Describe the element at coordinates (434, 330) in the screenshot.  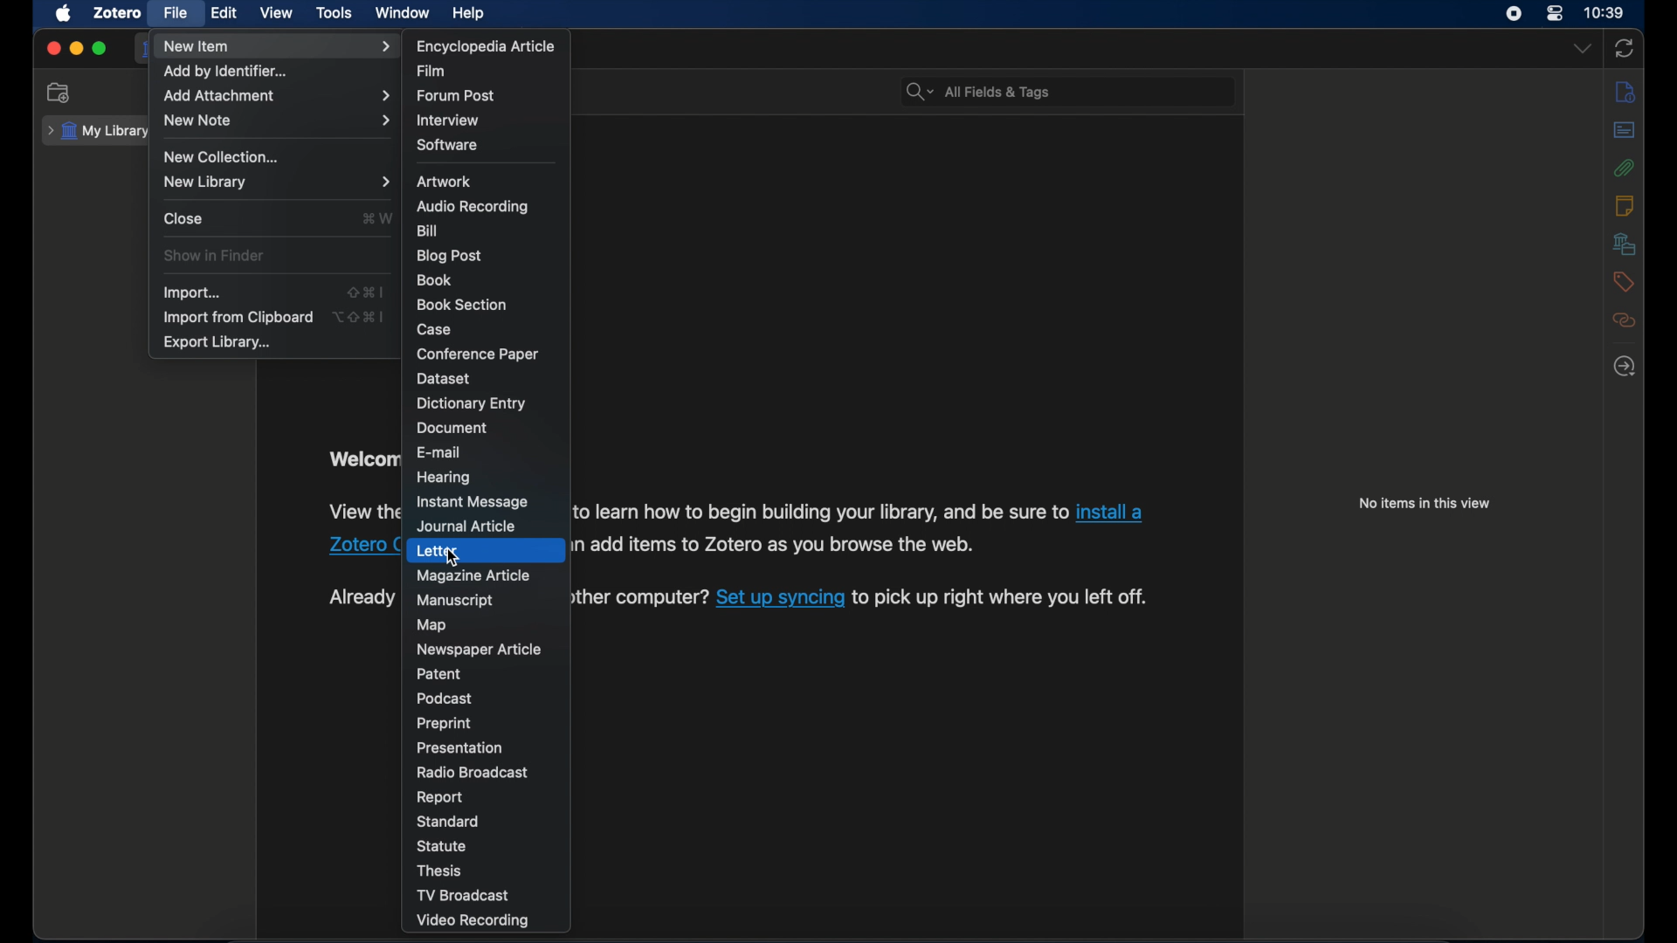
I see `case` at that location.